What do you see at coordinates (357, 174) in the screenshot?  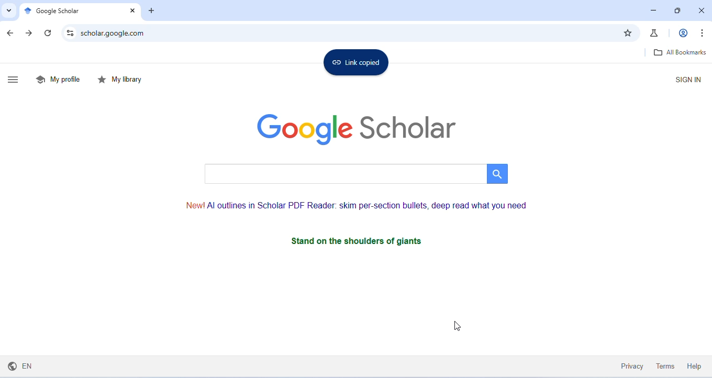 I see `search bar` at bounding box center [357, 174].